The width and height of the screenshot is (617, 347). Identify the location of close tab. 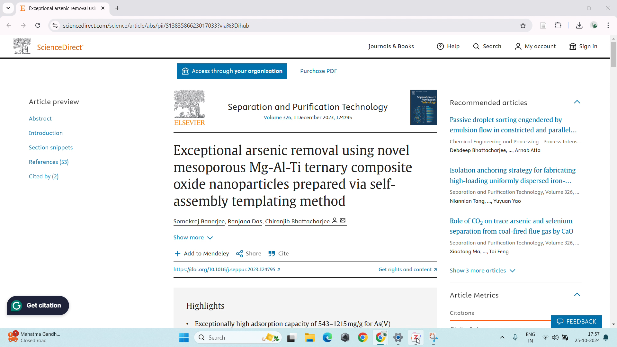
(104, 8).